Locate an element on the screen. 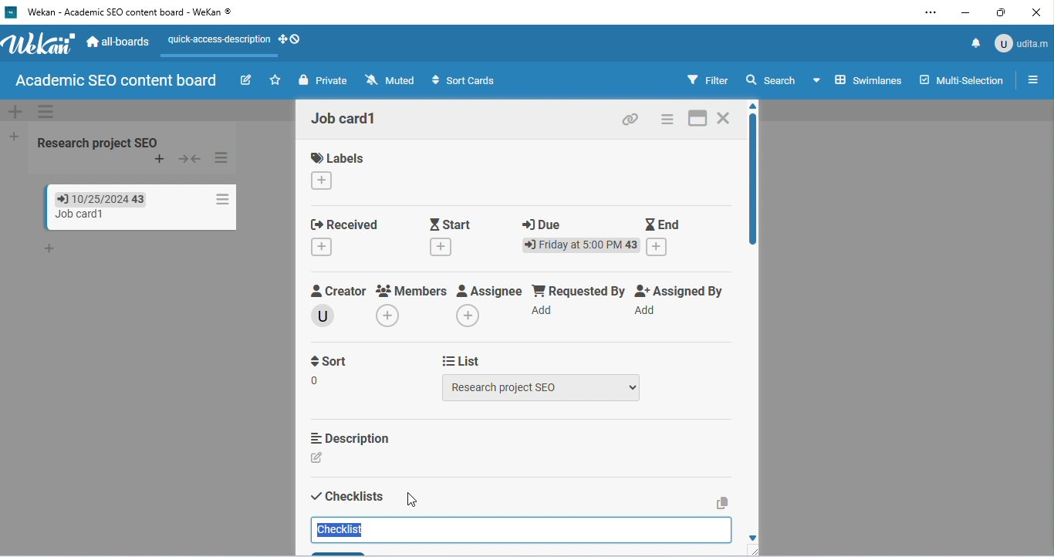 The width and height of the screenshot is (1054, 557). description is located at coordinates (349, 438).